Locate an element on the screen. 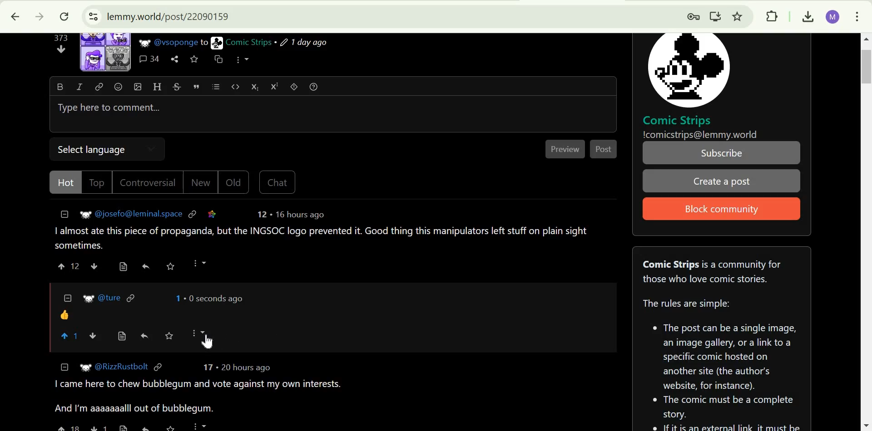 The width and height of the screenshot is (872, 431). downvote is located at coordinates (99, 426).